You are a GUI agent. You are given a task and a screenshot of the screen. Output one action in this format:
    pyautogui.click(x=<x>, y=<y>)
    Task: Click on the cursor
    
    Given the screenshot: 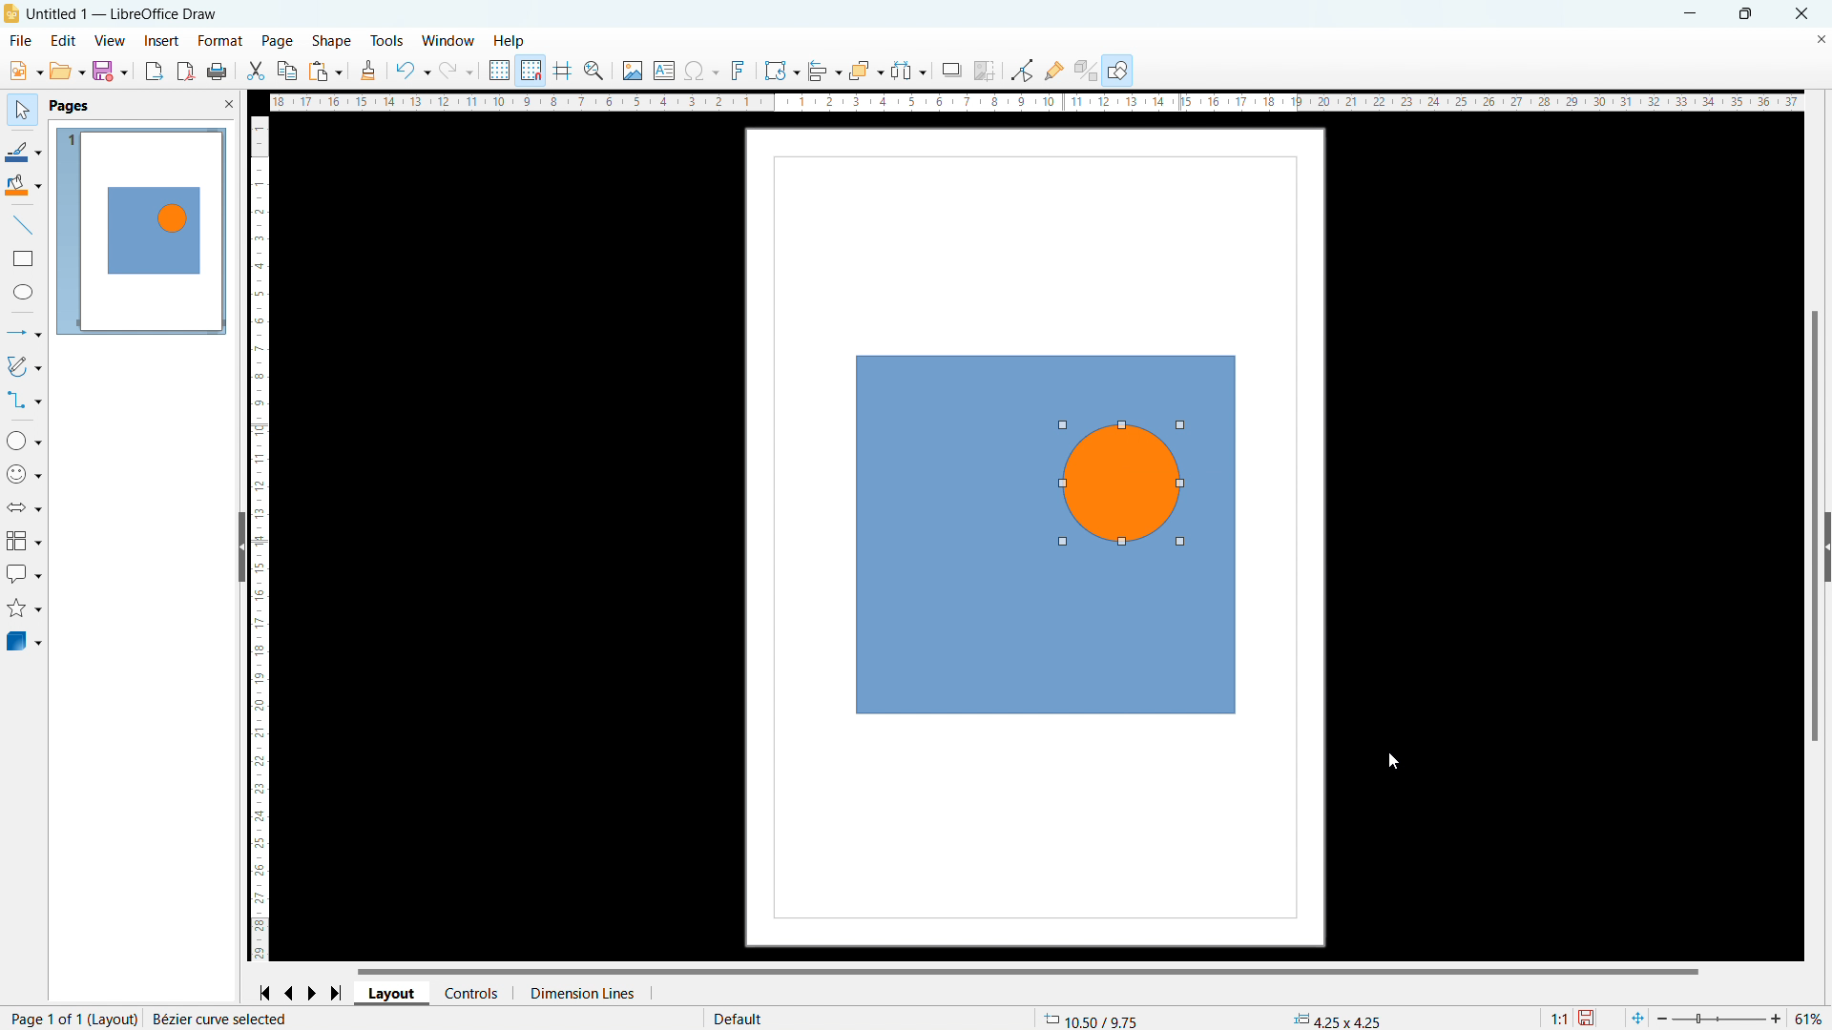 What is the action you would take?
    pyautogui.click(x=1391, y=761)
    